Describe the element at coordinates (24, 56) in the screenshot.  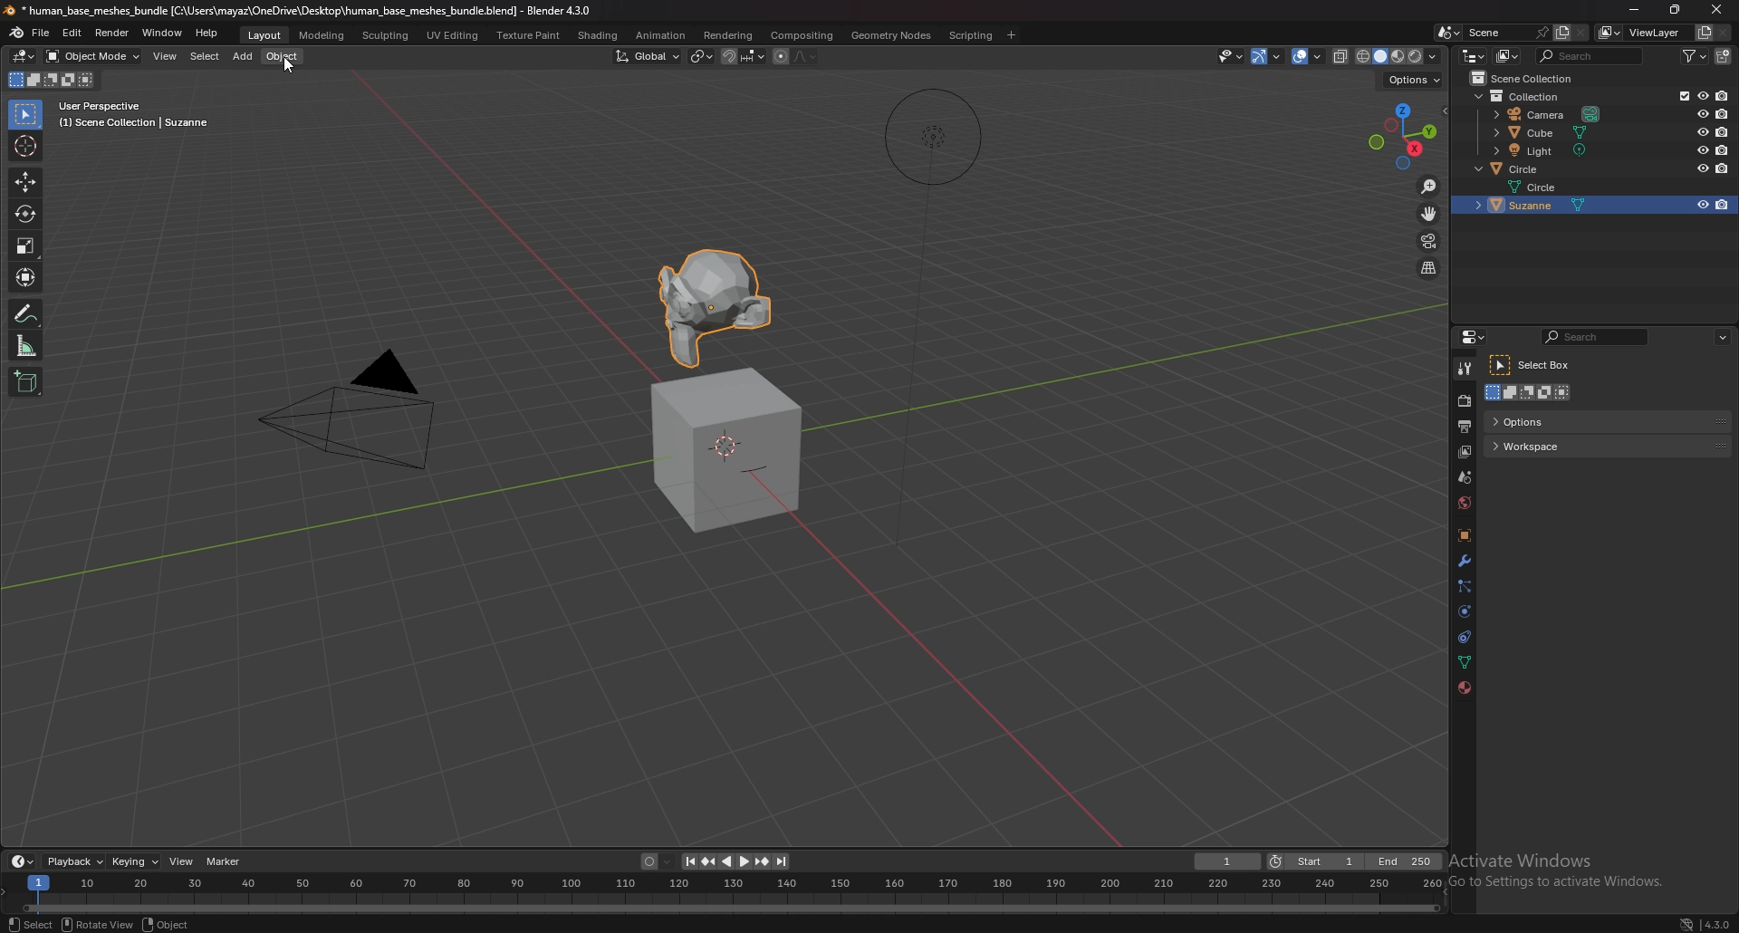
I see `editor type` at that location.